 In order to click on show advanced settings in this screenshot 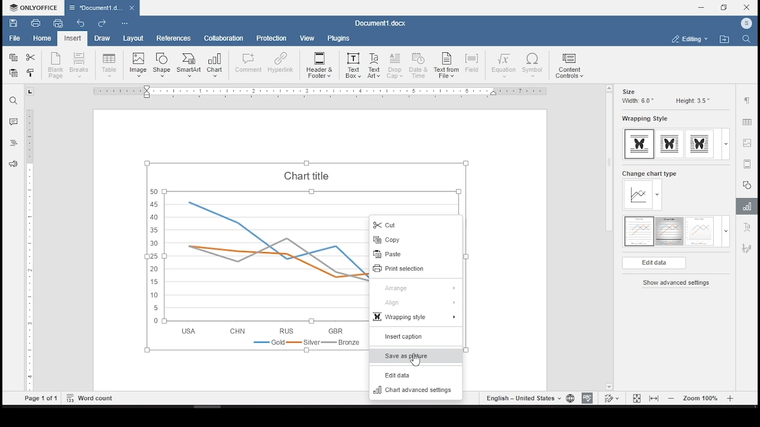, I will do `click(679, 283)`.